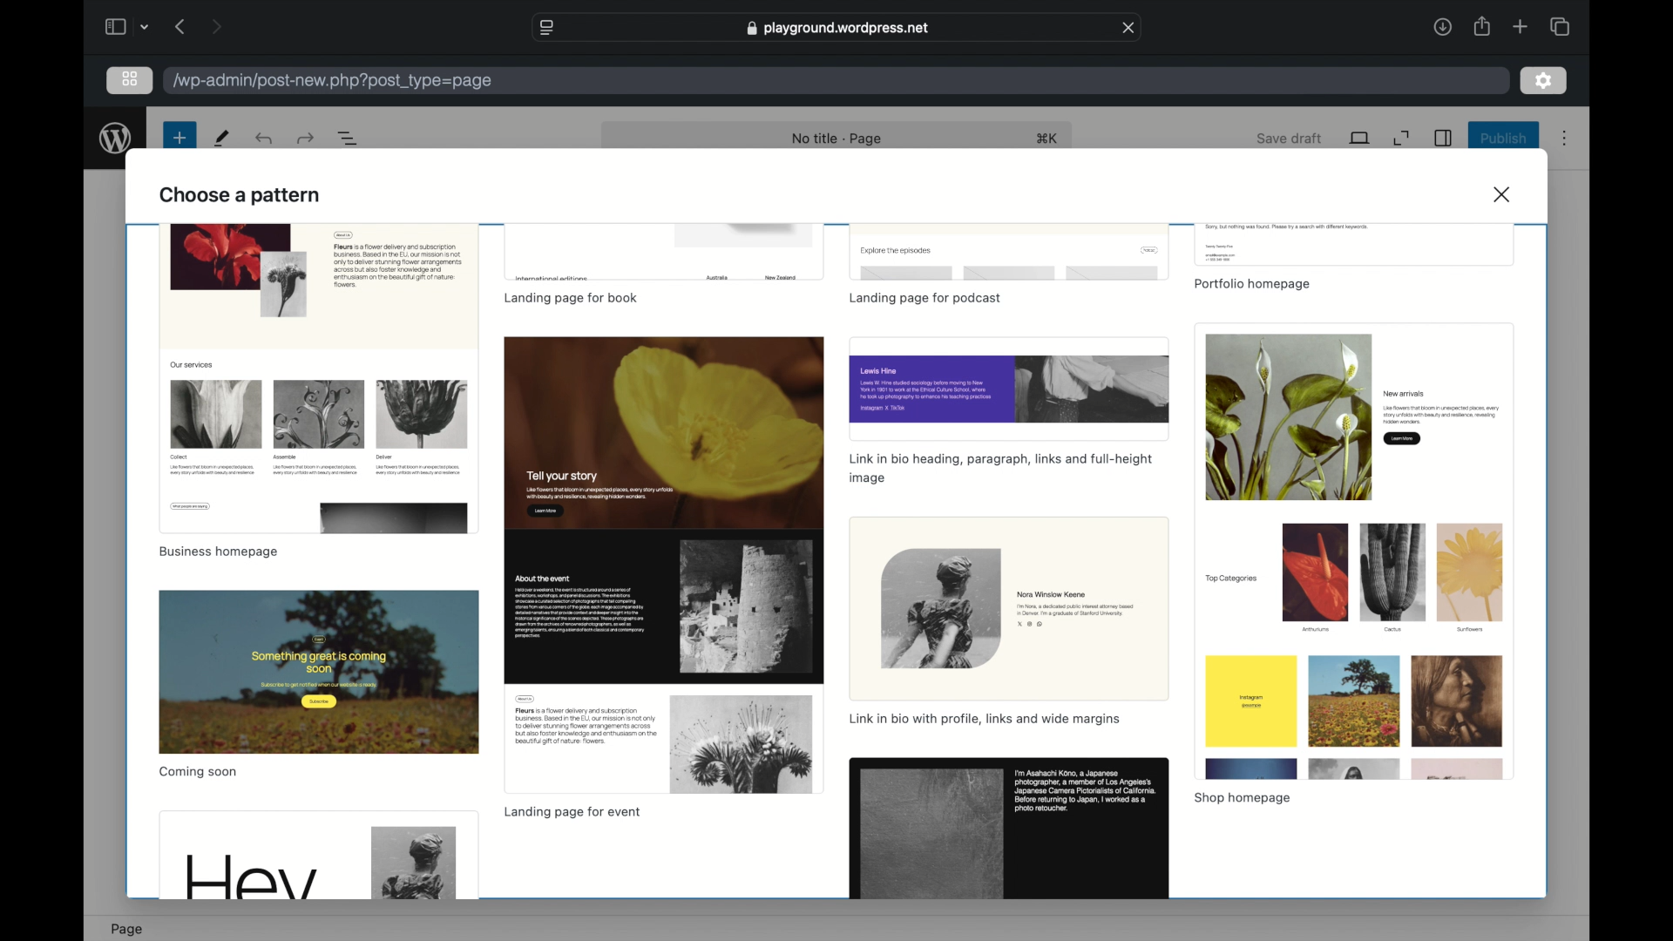 This screenshot has width=1673, height=941. Describe the element at coordinates (116, 139) in the screenshot. I see `wordpress` at that location.